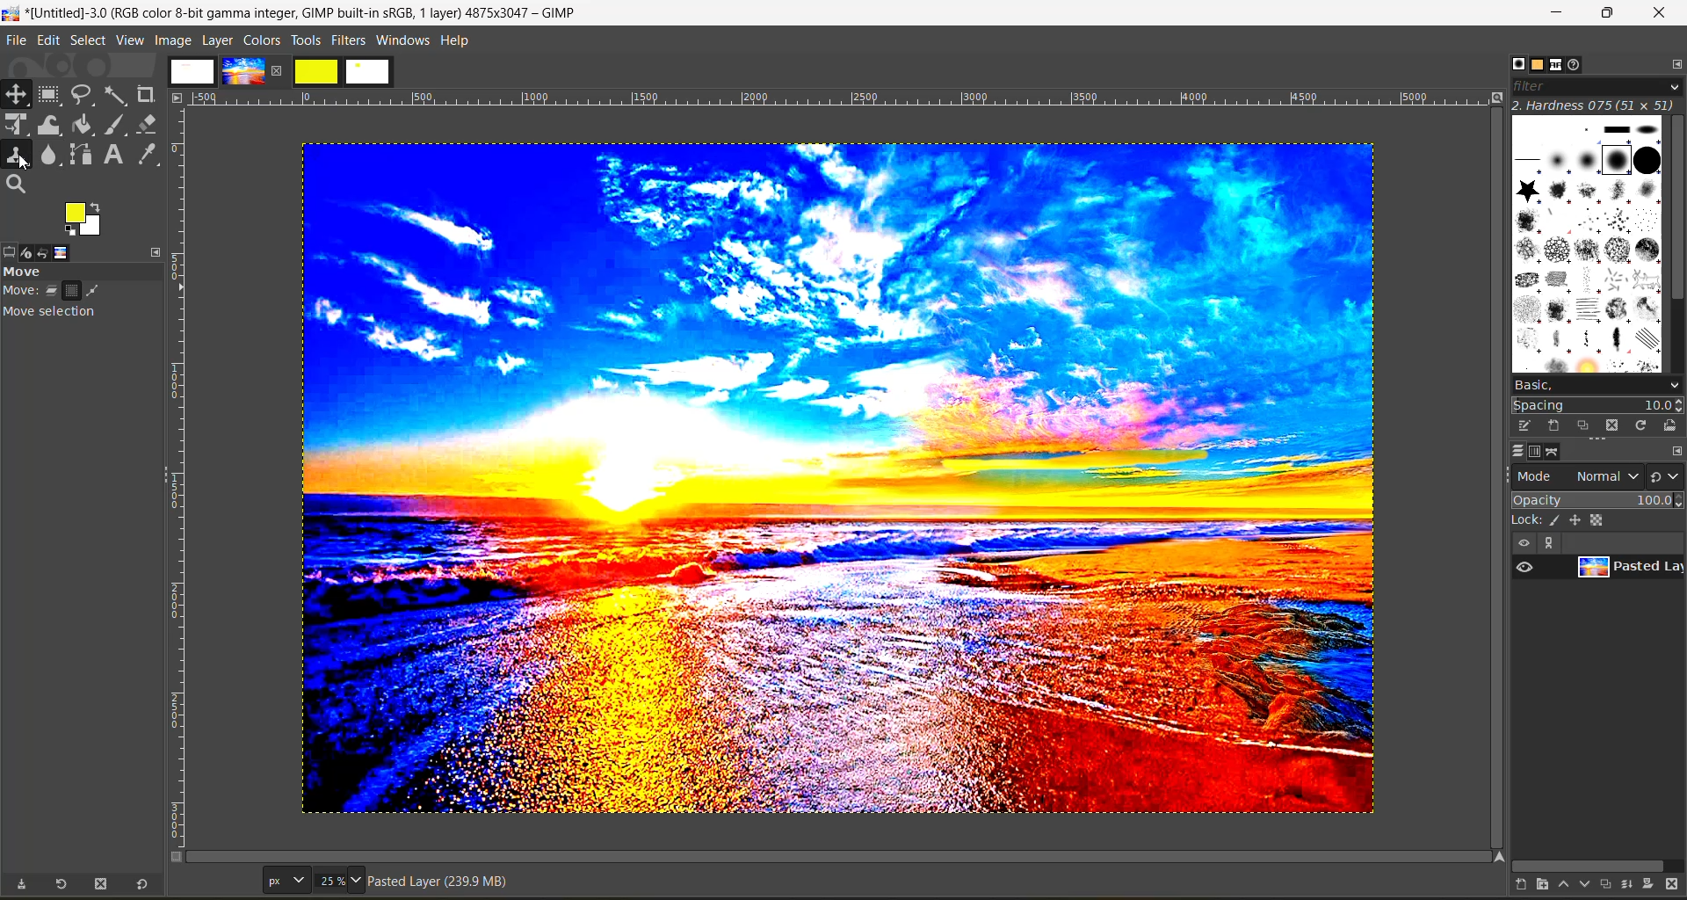 The image size is (1687, 900). What do you see at coordinates (115, 156) in the screenshot?
I see `text tool` at bounding box center [115, 156].